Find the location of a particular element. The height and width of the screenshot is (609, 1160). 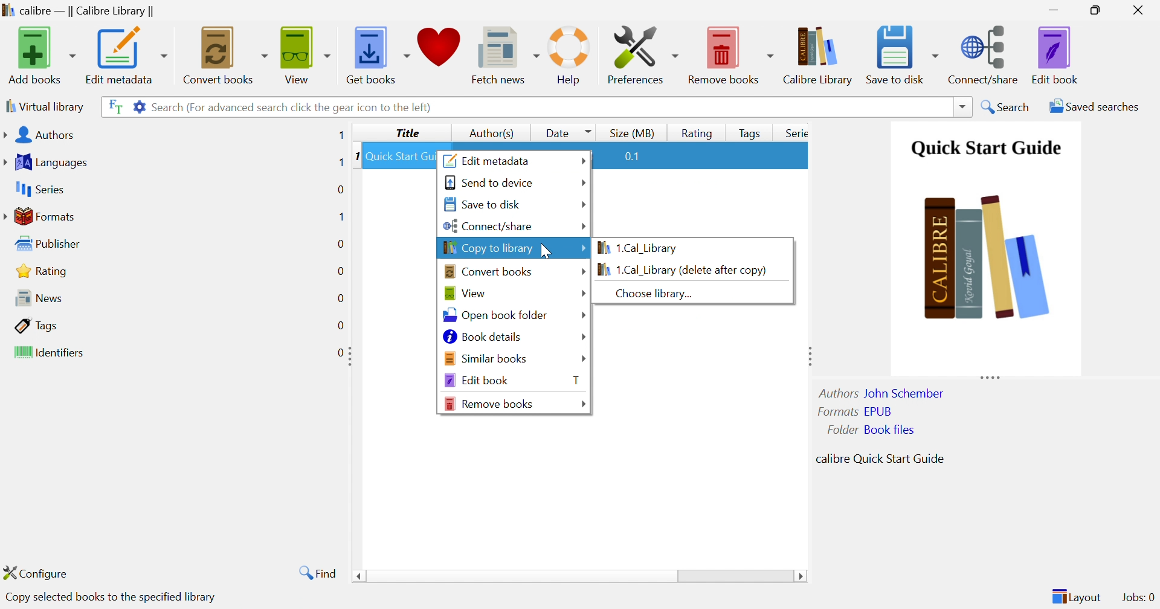

Quick Start Gu is located at coordinates (399, 157).